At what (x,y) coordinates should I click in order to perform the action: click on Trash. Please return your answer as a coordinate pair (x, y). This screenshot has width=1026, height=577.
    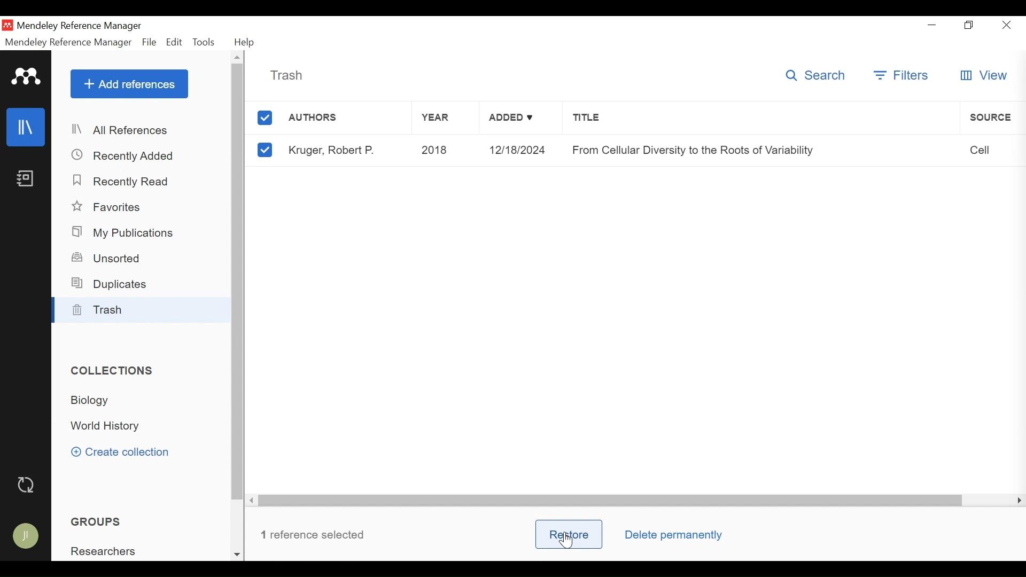
    Looking at the image, I should click on (142, 309).